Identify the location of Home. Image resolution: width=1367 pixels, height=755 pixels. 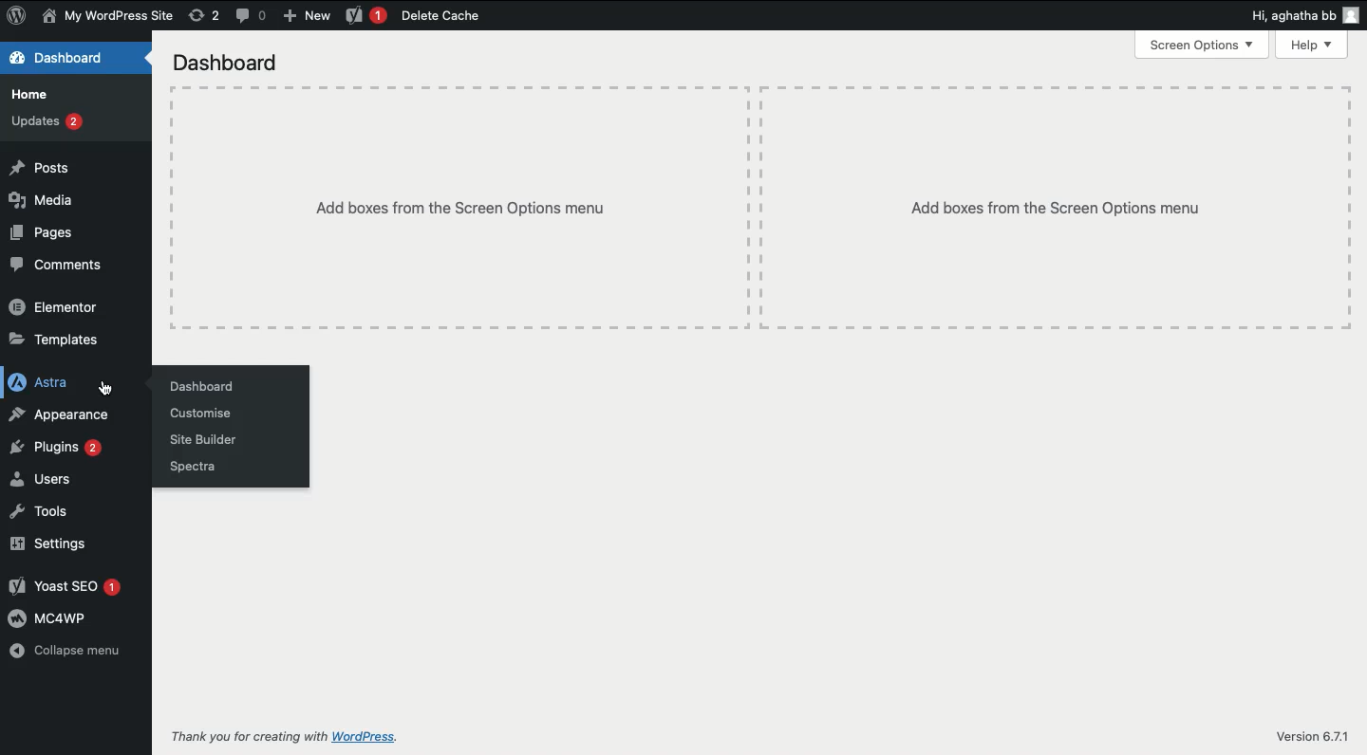
(29, 95).